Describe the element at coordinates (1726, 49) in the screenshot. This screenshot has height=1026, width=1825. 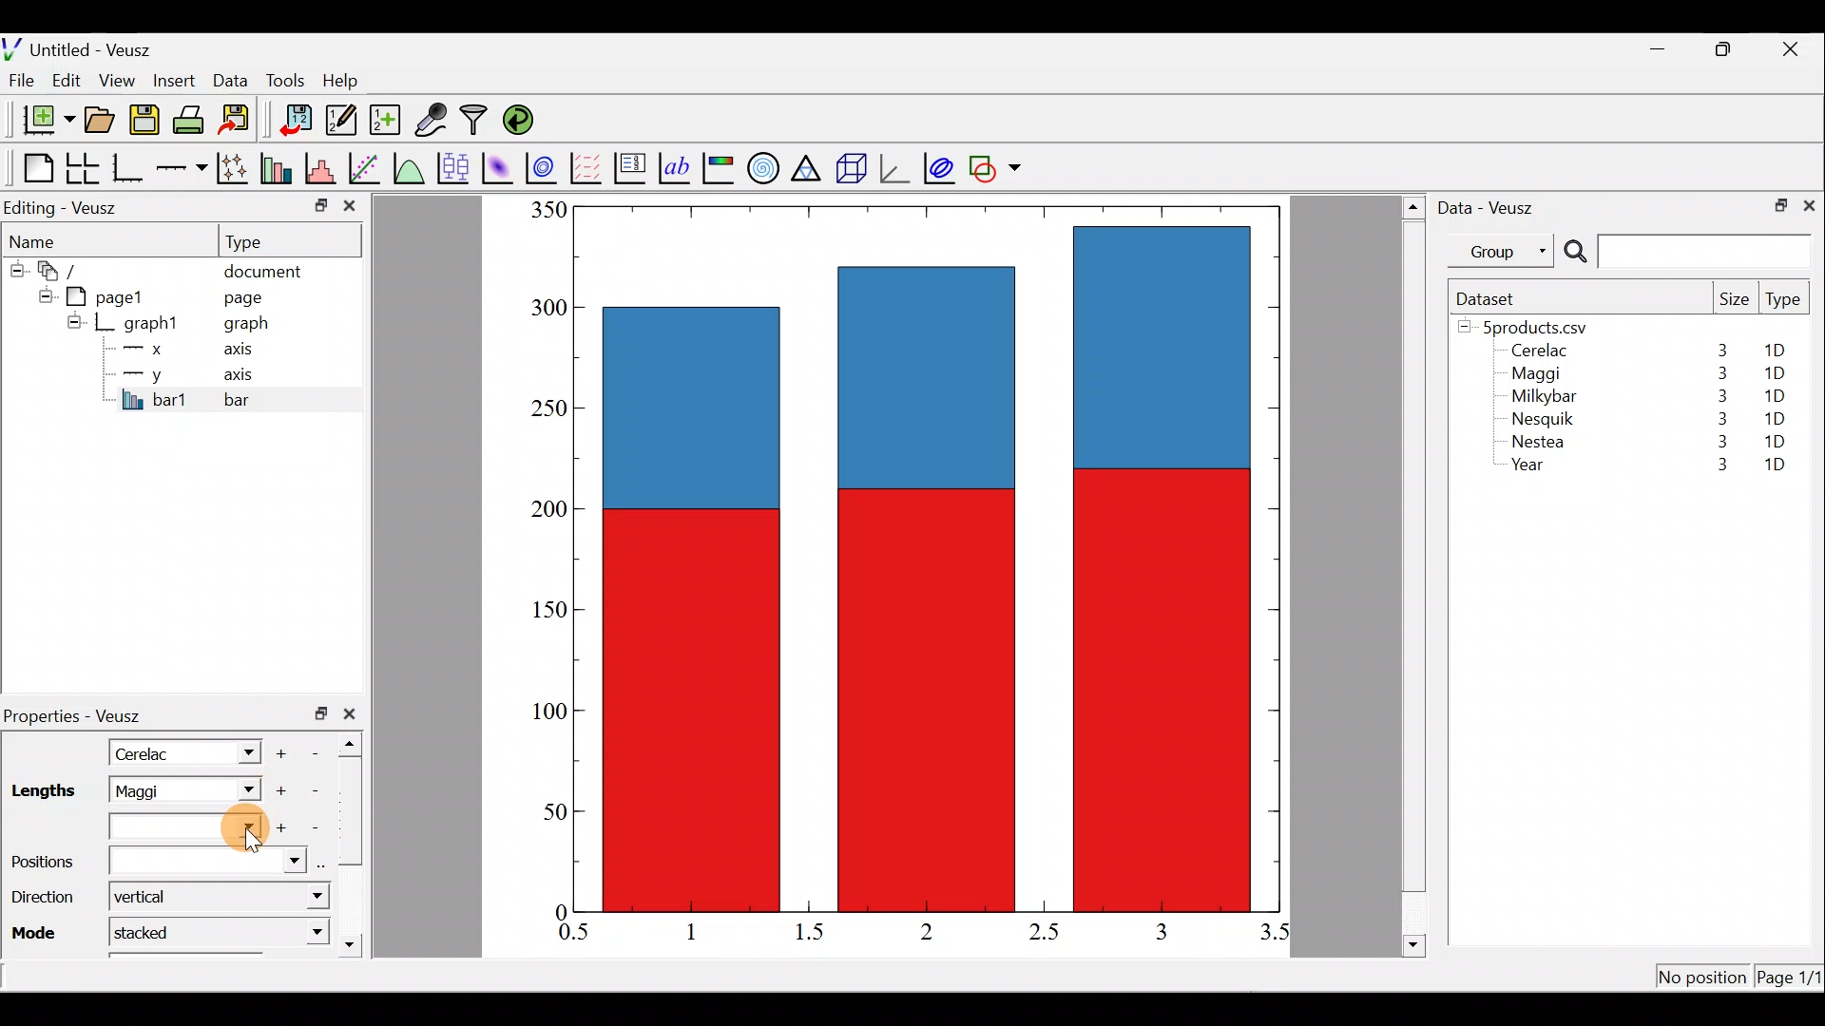
I see `restore down` at that location.